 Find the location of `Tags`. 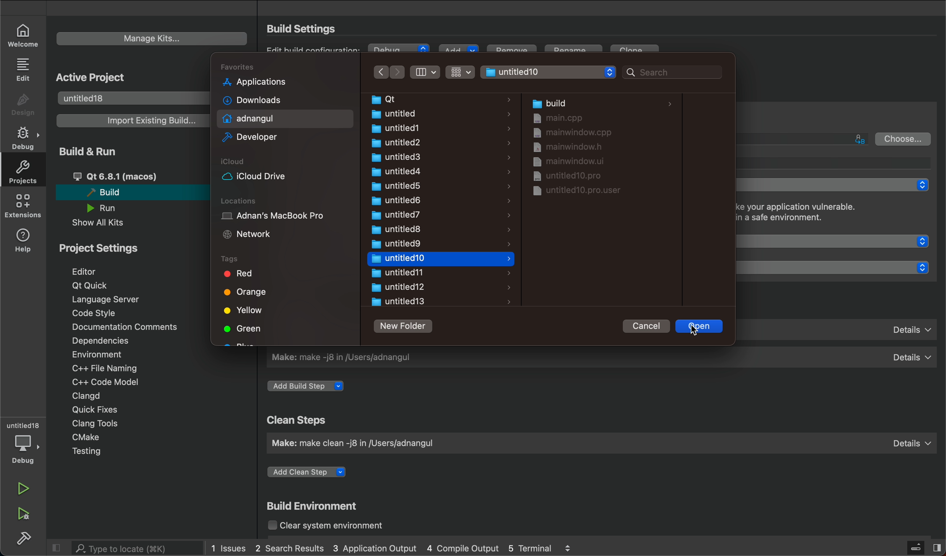

Tags is located at coordinates (229, 258).